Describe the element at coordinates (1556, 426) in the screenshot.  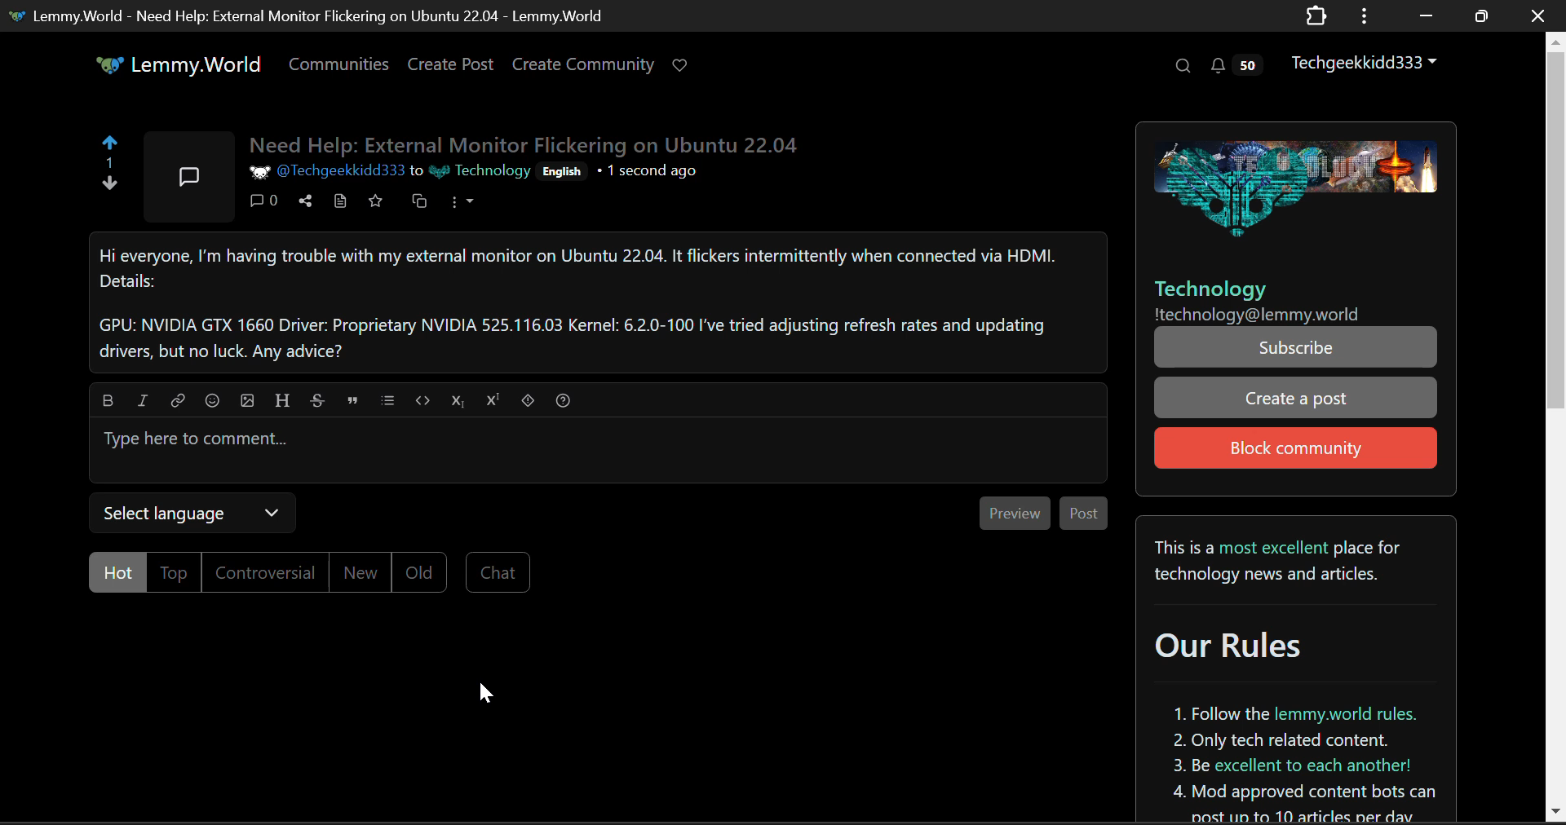
I see `Vertical Scroll Bar` at that location.